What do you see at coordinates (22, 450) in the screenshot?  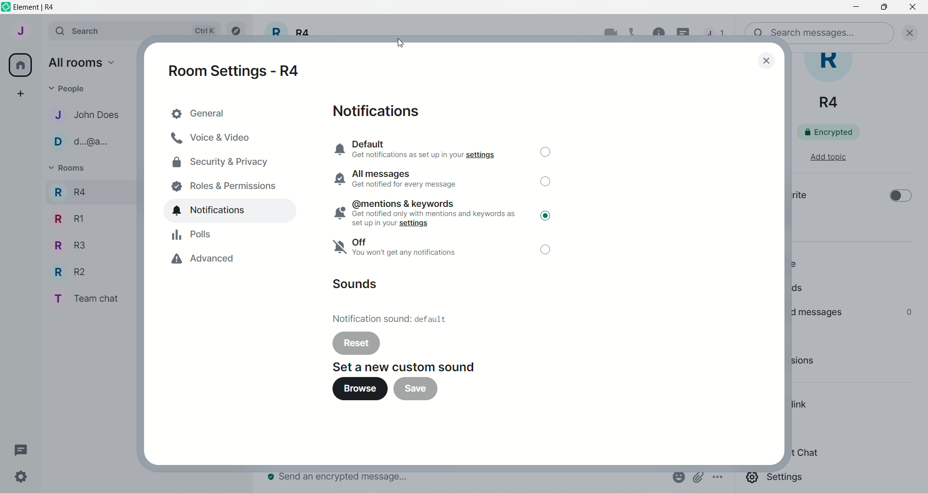 I see `threads` at bounding box center [22, 450].